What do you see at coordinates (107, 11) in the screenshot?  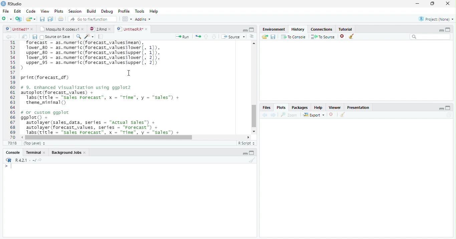 I see `Debug` at bounding box center [107, 11].